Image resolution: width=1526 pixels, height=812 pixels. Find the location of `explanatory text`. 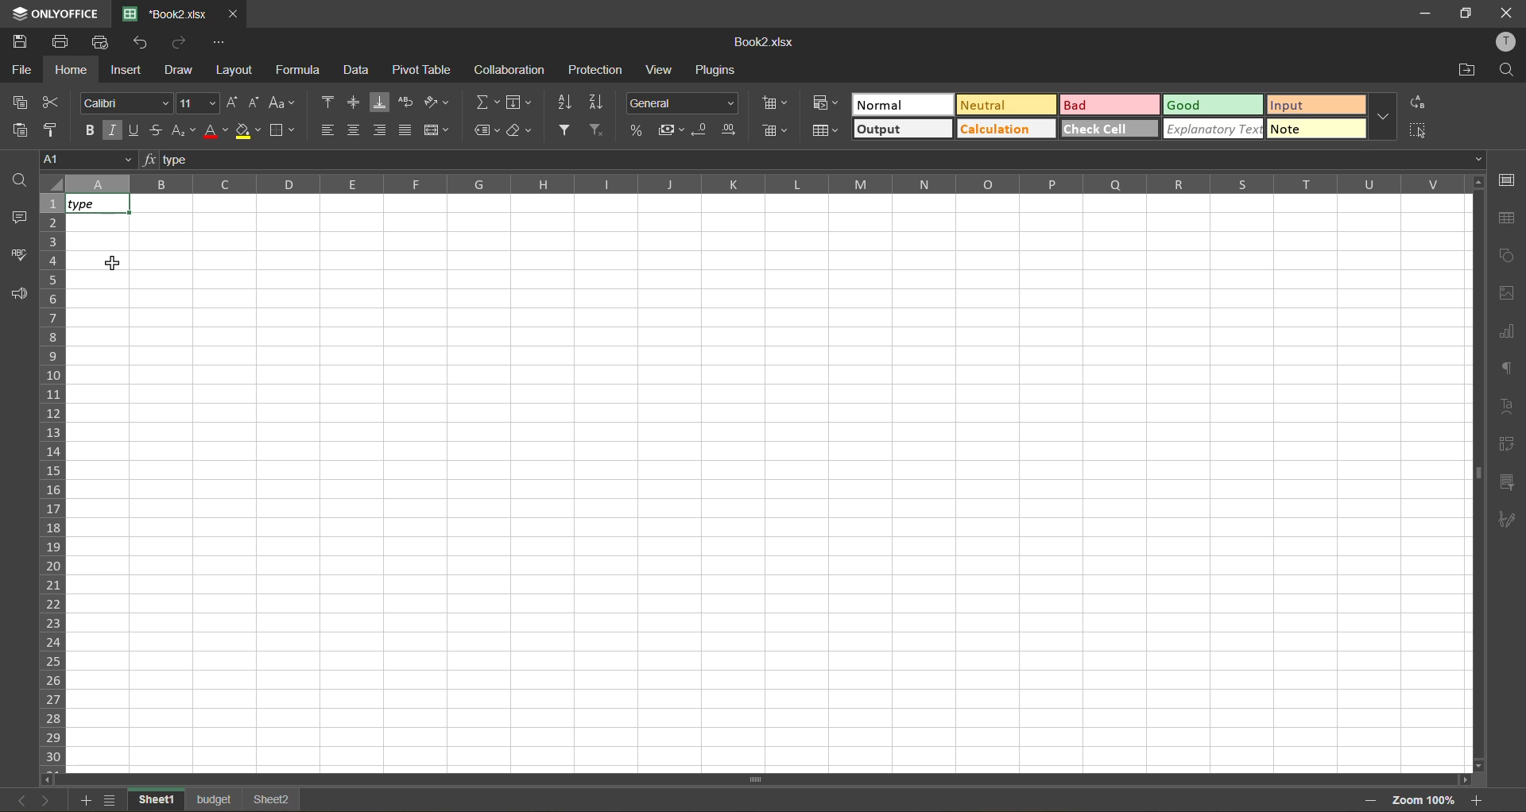

explanatory text is located at coordinates (1212, 130).